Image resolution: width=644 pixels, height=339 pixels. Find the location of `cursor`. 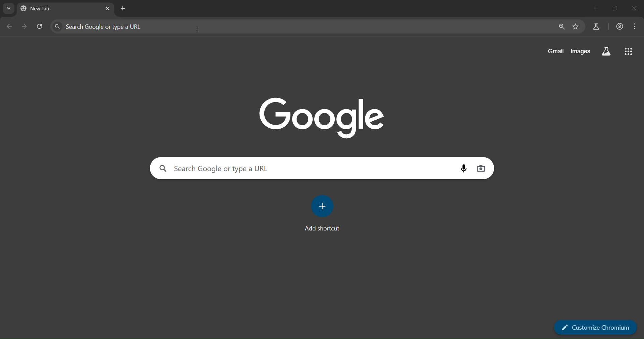

cursor is located at coordinates (197, 33).